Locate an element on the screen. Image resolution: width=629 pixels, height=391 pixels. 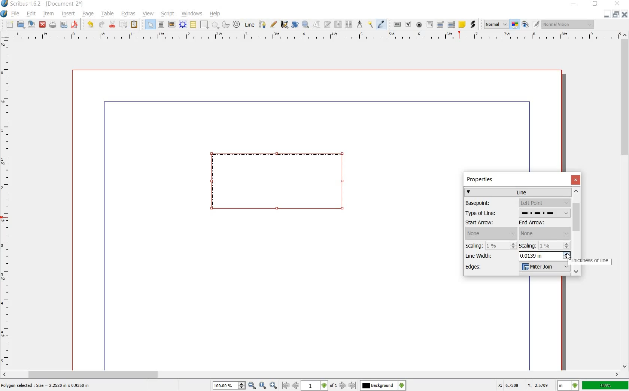
RESTORE is located at coordinates (617, 14).